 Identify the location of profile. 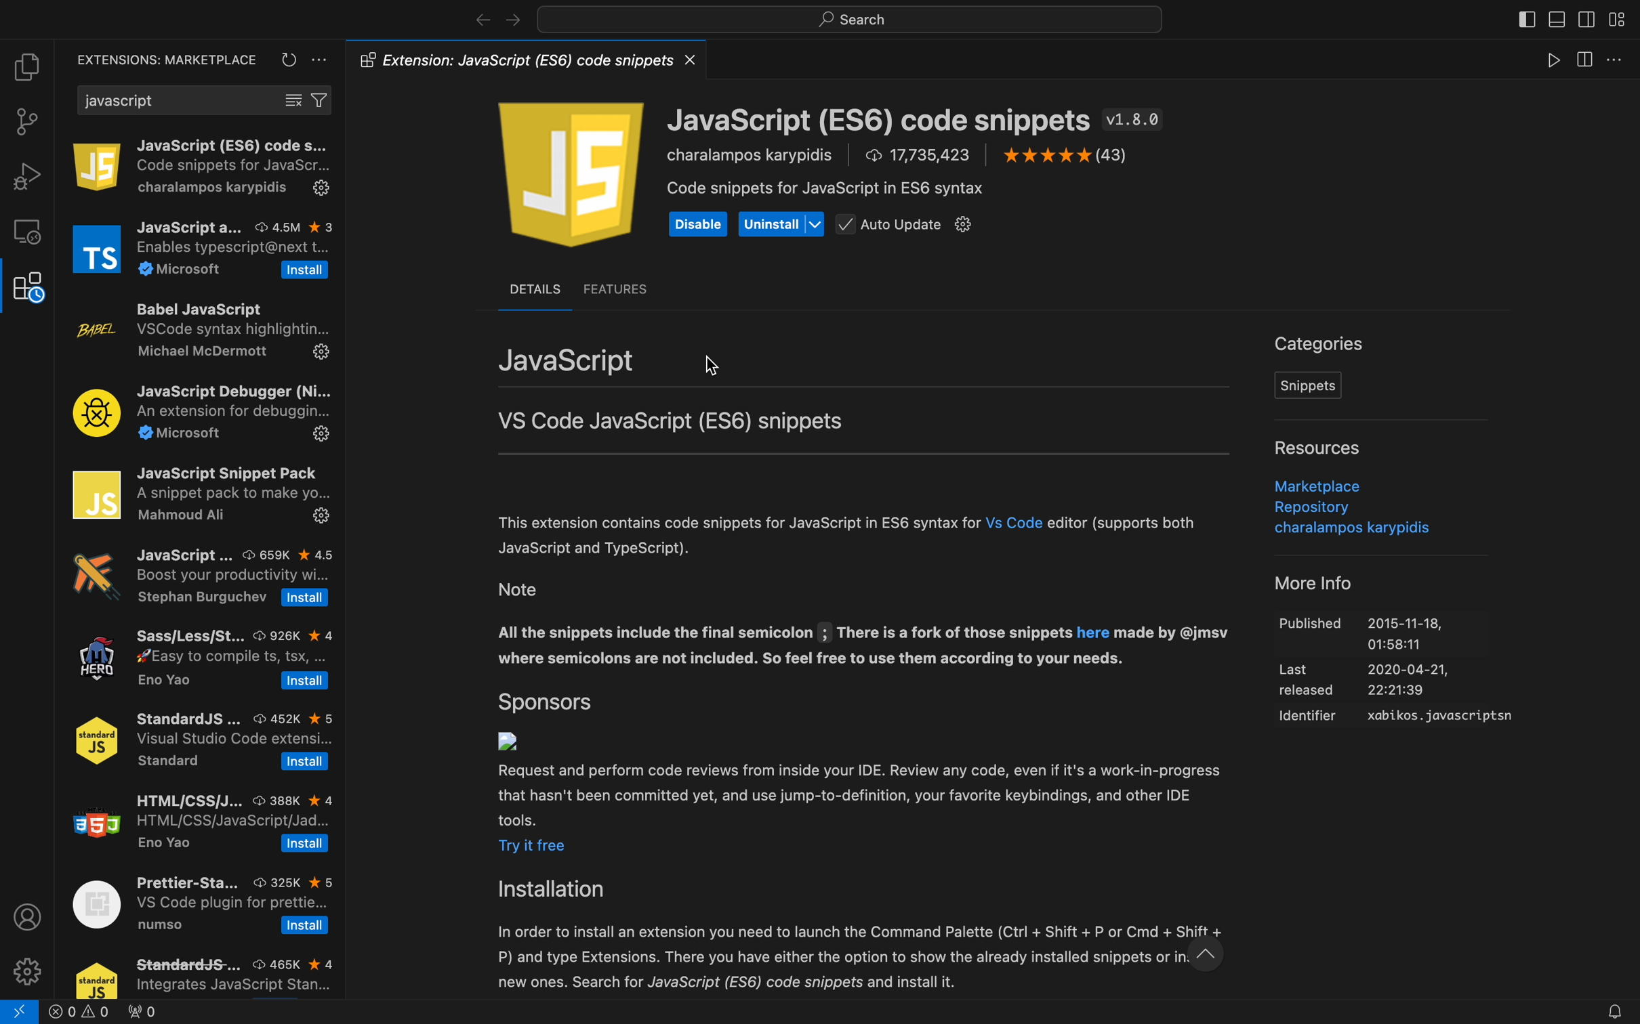
(27, 915).